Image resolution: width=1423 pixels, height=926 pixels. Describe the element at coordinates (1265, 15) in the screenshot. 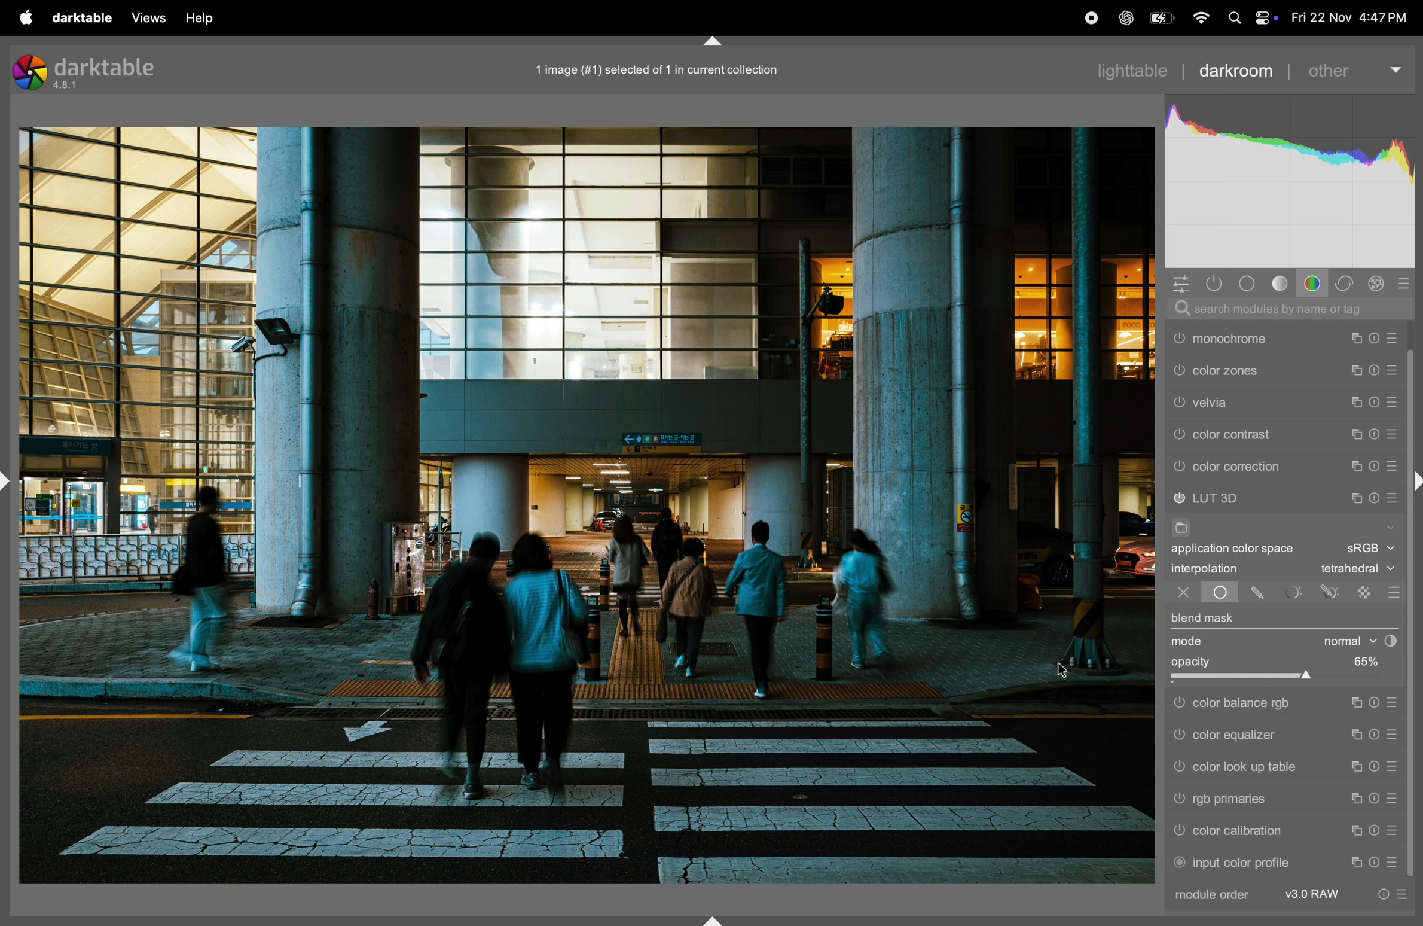

I see `apple widgets` at that location.